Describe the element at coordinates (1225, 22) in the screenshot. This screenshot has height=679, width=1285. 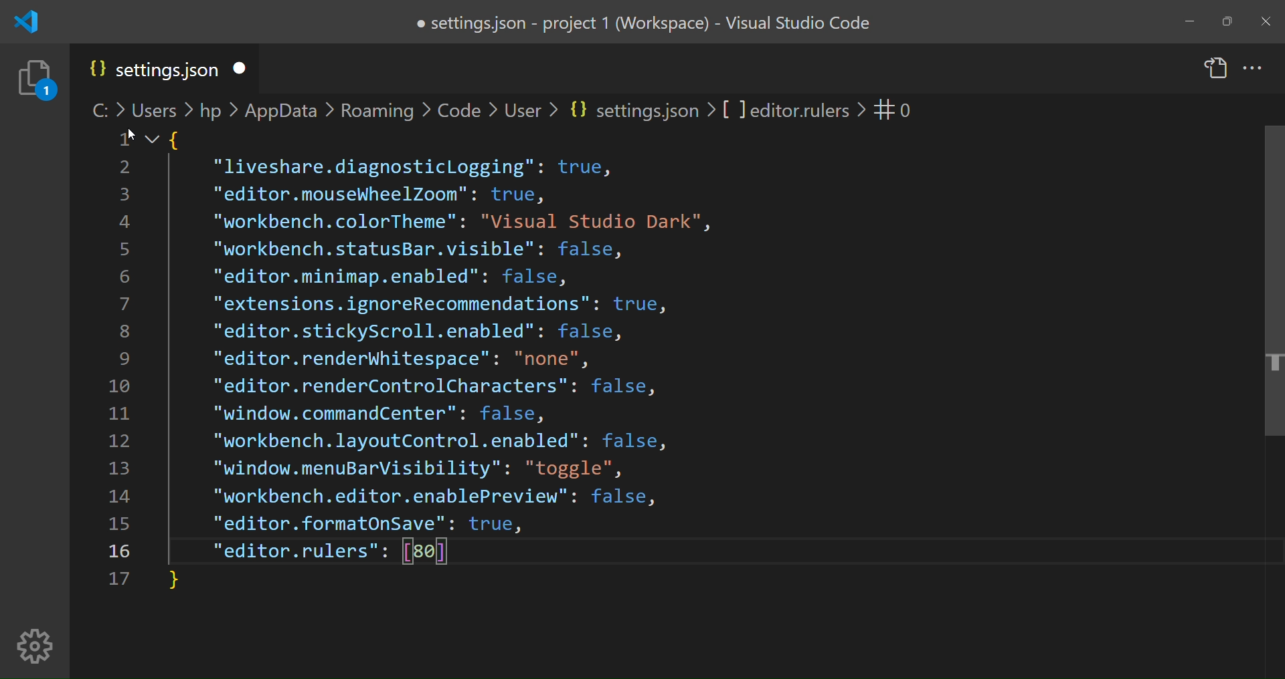
I see `maximize` at that location.